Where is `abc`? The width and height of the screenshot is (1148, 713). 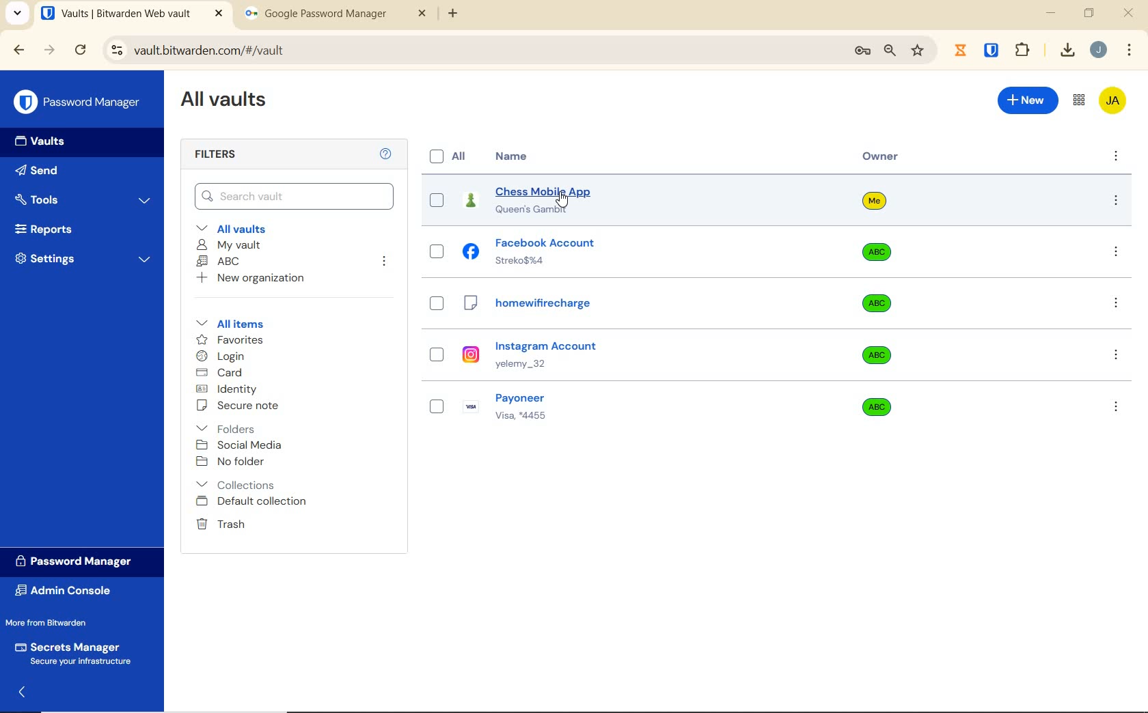
abc is located at coordinates (872, 401).